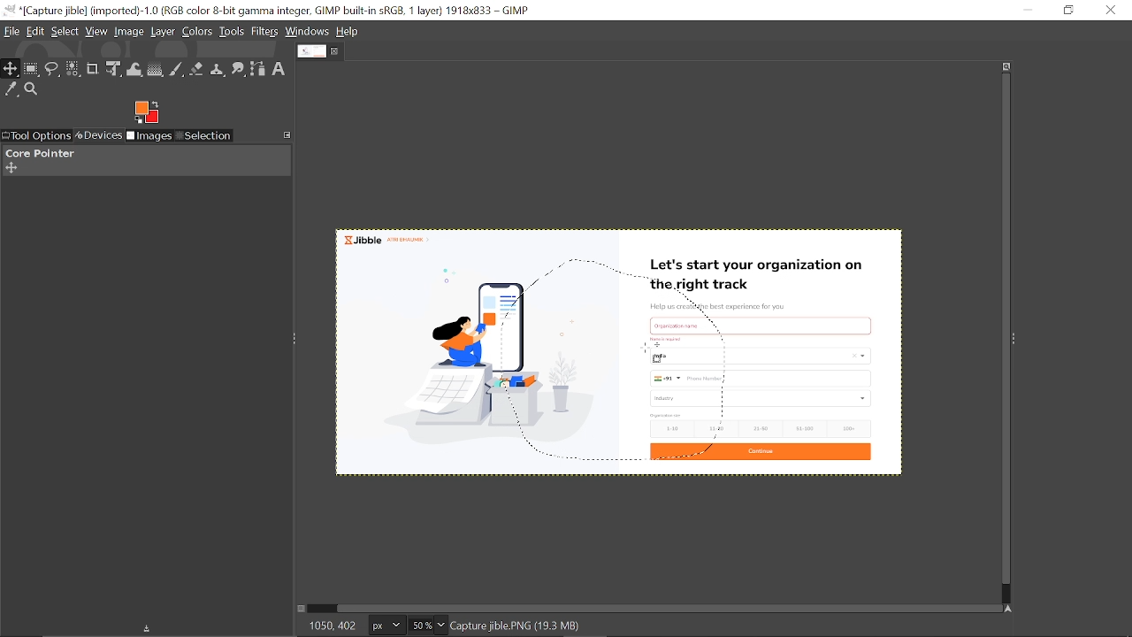 The height and width of the screenshot is (637, 1132). What do you see at coordinates (669, 339) in the screenshot?
I see `` at bounding box center [669, 339].